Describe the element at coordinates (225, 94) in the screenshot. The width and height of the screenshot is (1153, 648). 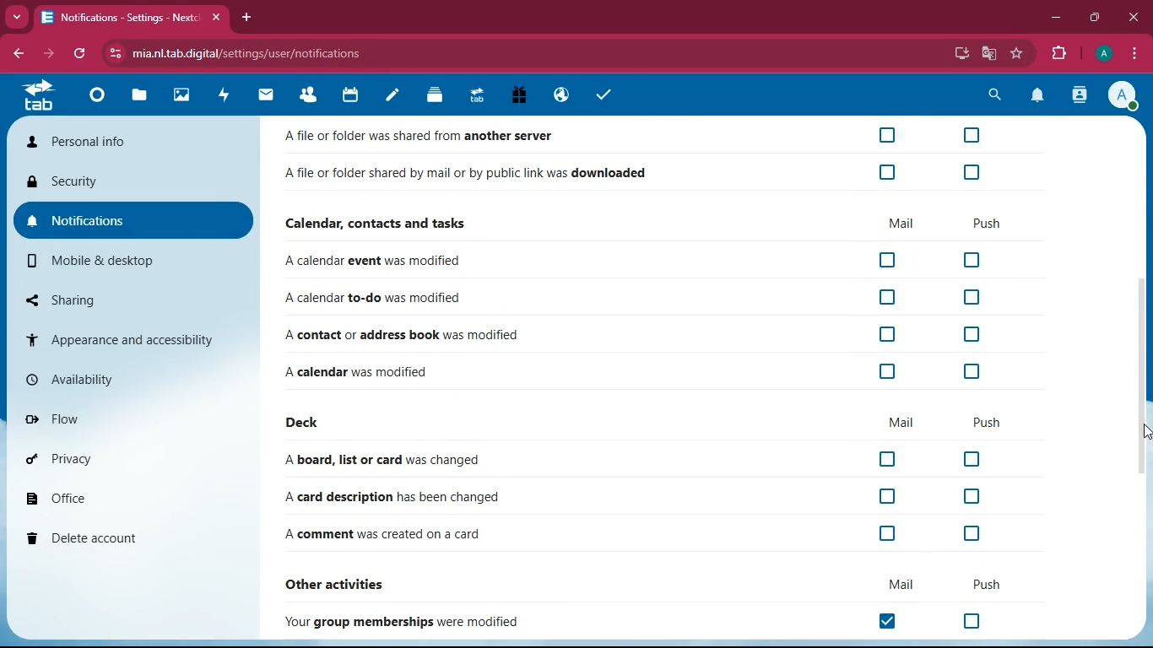
I see `activity` at that location.